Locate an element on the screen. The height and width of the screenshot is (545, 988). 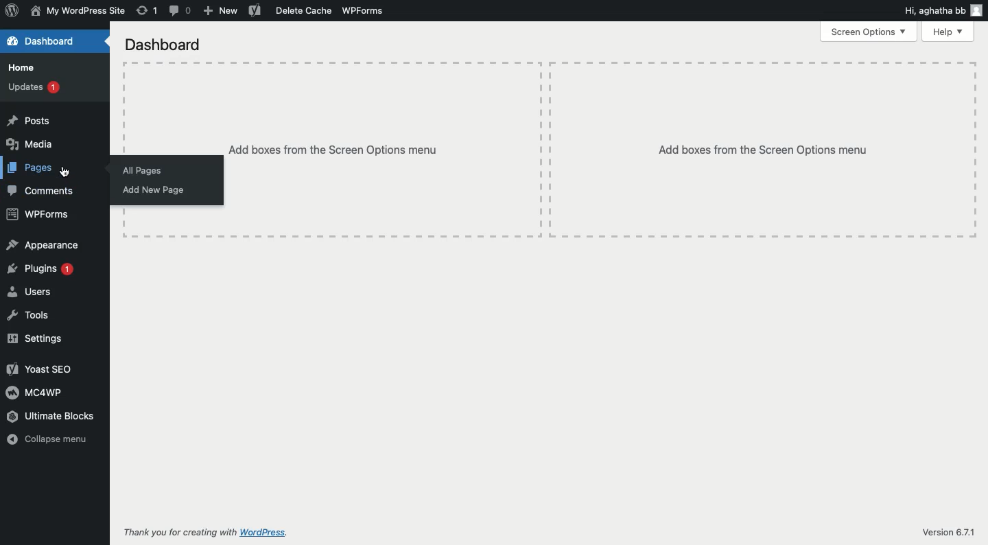
Add new page is located at coordinates (154, 190).